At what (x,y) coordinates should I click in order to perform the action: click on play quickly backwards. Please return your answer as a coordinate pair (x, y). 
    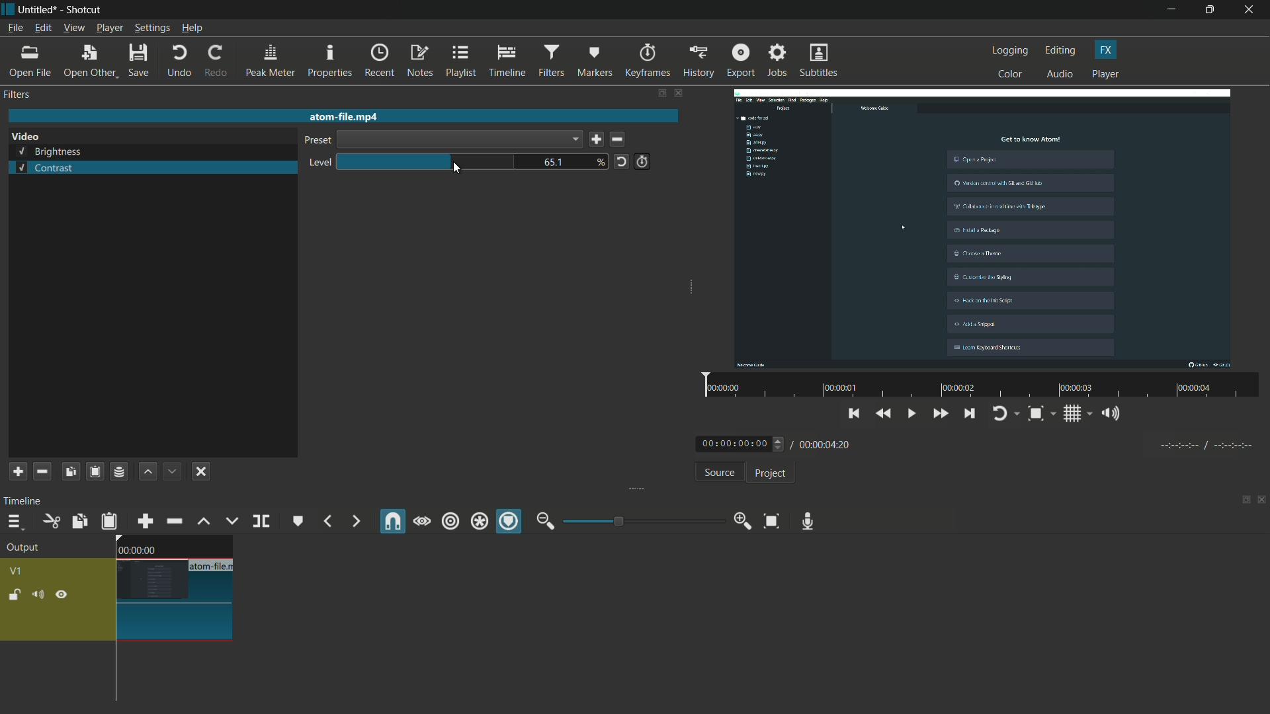
    Looking at the image, I should click on (884, 414).